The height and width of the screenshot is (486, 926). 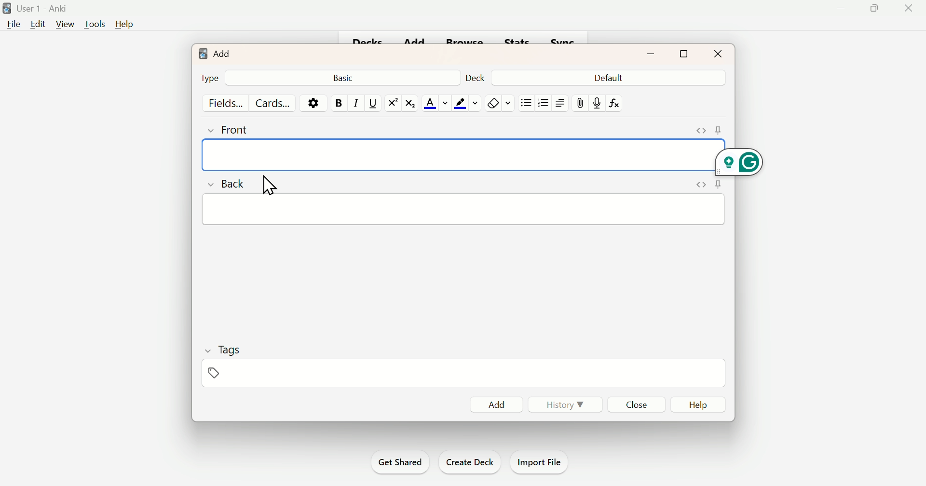 I want to click on Fields..., so click(x=228, y=103).